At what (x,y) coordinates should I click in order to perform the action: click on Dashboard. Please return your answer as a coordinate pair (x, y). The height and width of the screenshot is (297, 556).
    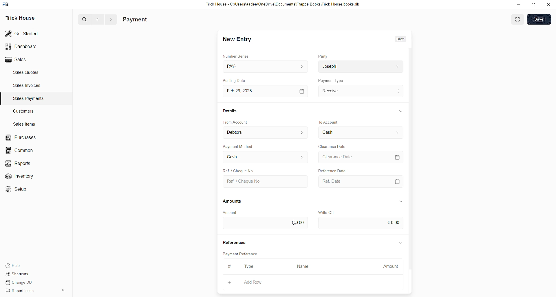
    Looking at the image, I should click on (21, 47).